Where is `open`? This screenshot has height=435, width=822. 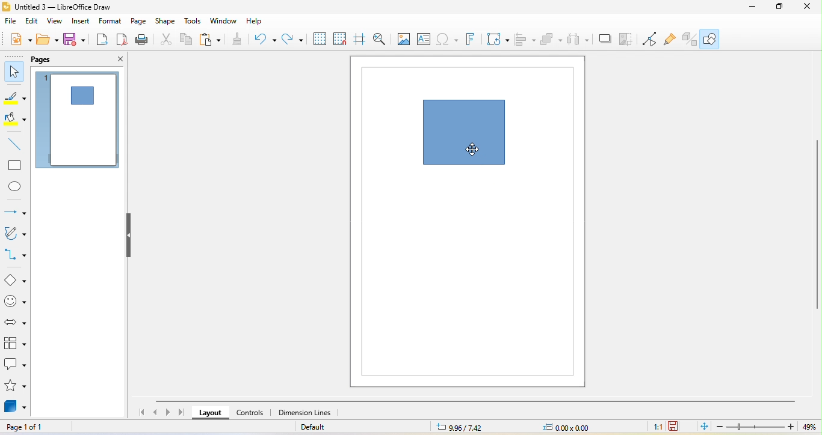
open is located at coordinates (48, 41).